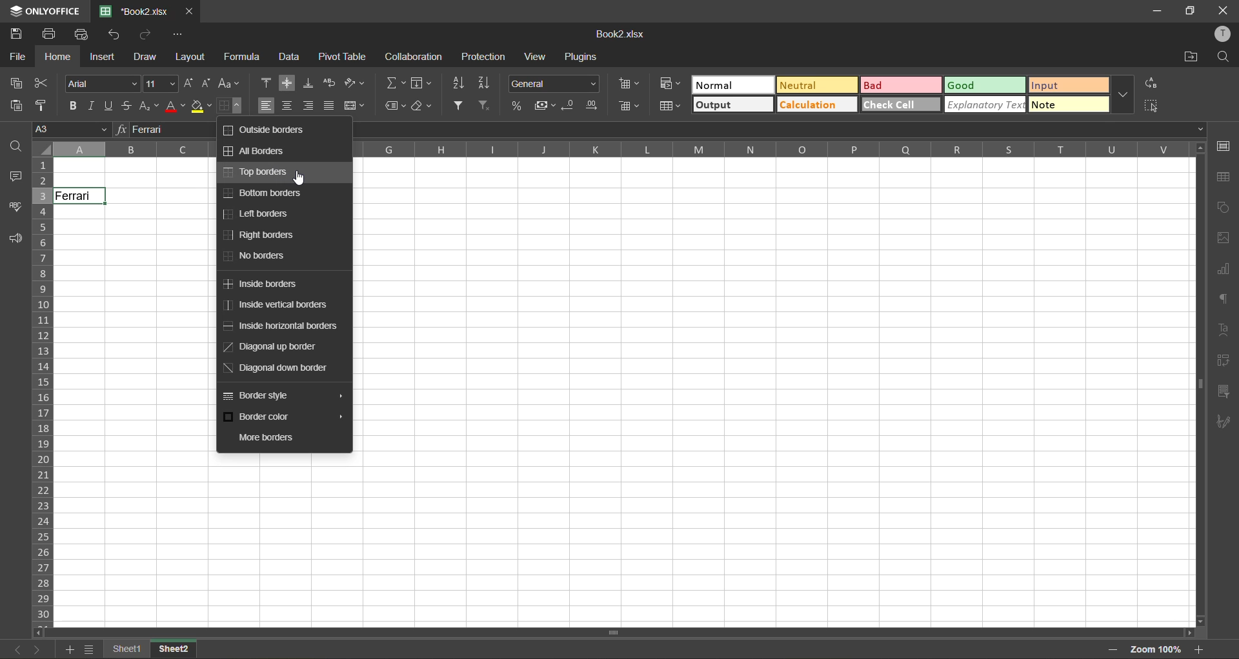  What do you see at coordinates (538, 55) in the screenshot?
I see `view` at bounding box center [538, 55].